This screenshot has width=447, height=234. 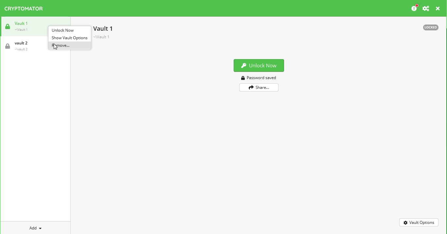 What do you see at coordinates (104, 32) in the screenshot?
I see `vault 1` at bounding box center [104, 32].